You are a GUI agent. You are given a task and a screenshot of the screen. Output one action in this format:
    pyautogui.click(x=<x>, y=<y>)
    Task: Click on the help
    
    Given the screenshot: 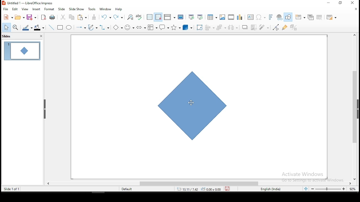 What is the action you would take?
    pyautogui.click(x=119, y=10)
    